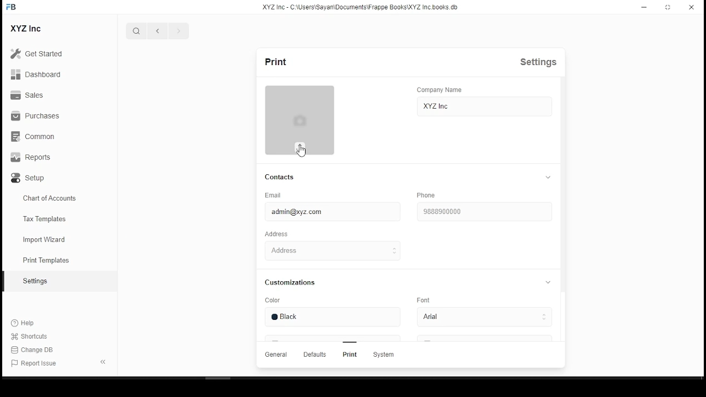 The image size is (706, 397). I want to click on Settings, so click(536, 62).